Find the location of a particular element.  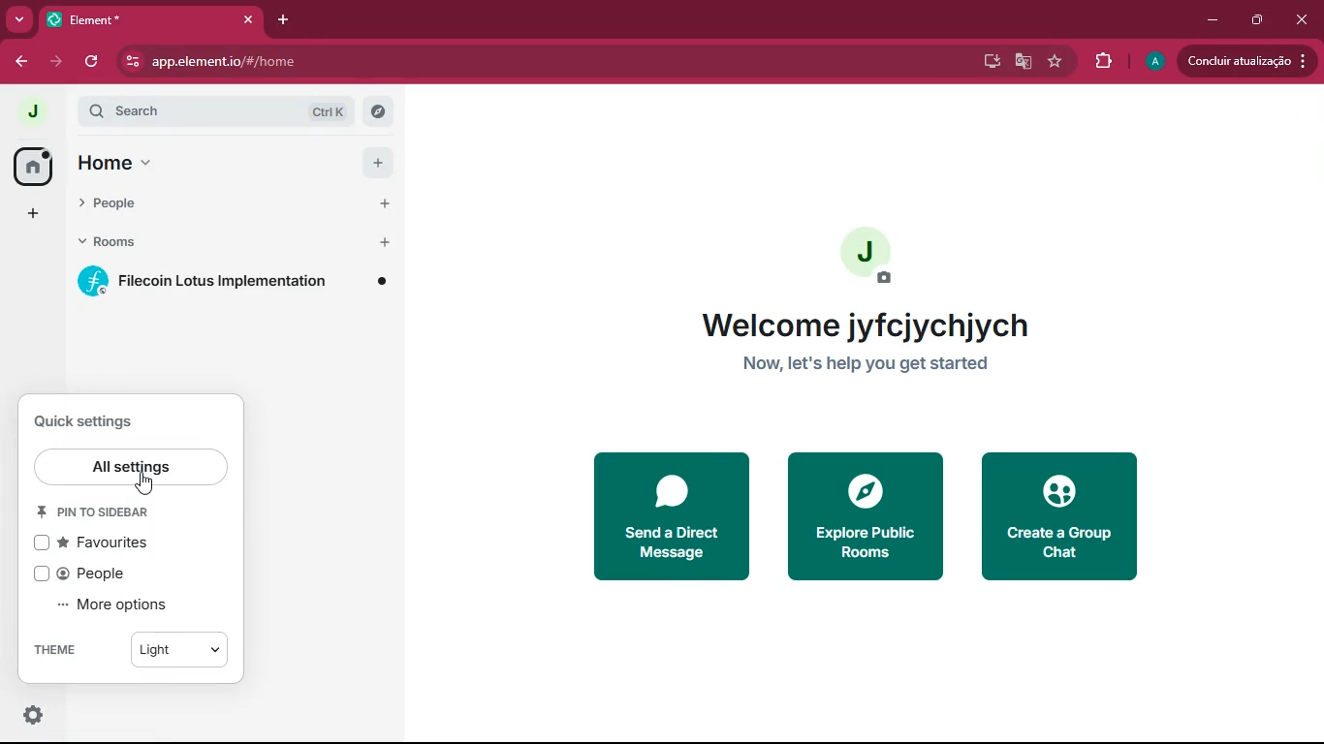

back is located at coordinates (18, 61).